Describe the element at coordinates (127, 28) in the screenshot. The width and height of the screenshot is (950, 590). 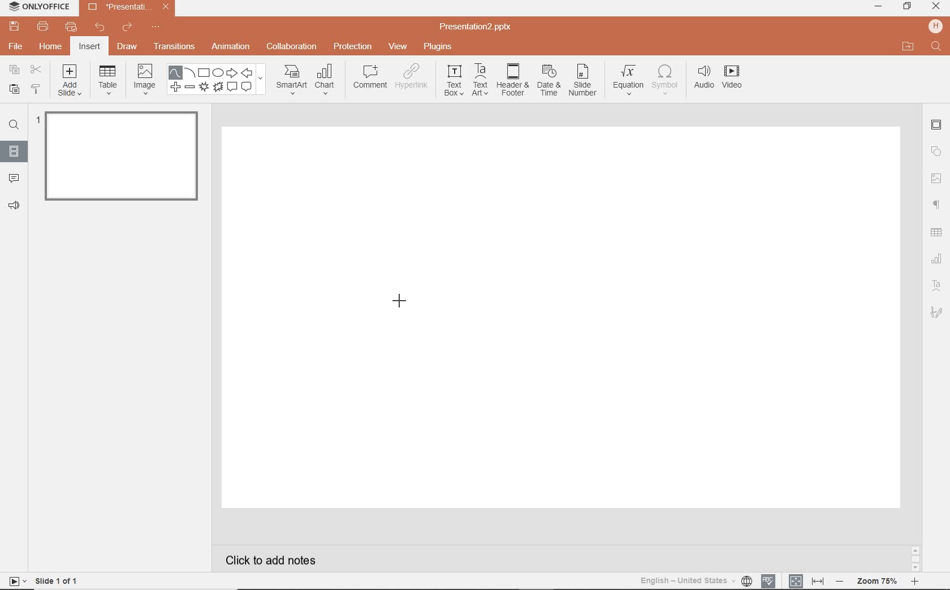
I see `REDO` at that location.